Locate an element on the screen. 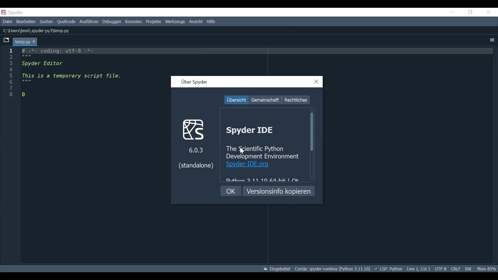  Conda Environment Indicator is located at coordinates (333, 269).